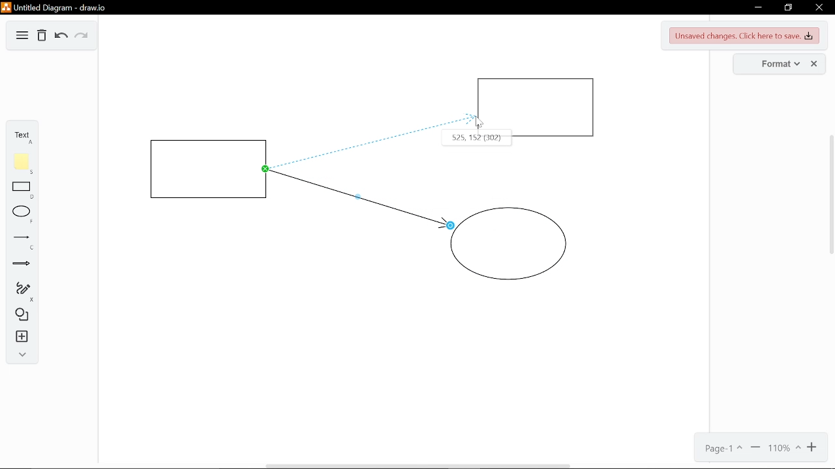  Describe the element at coordinates (22, 215) in the screenshot. I see `Ellipse` at that location.